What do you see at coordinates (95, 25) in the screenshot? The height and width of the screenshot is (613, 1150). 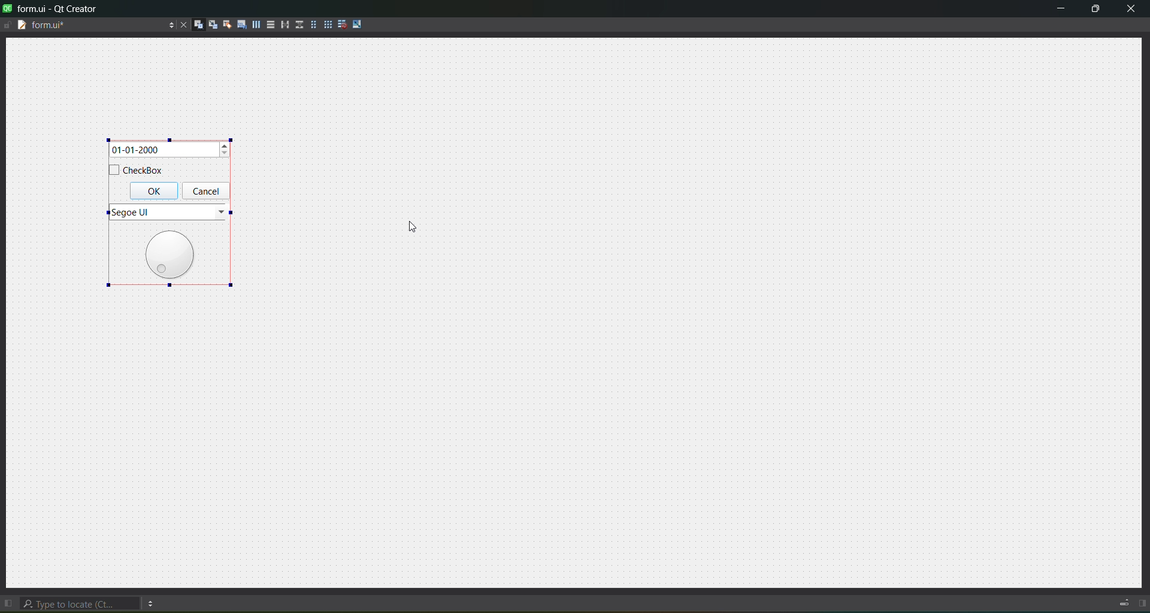 I see `Current File name` at bounding box center [95, 25].